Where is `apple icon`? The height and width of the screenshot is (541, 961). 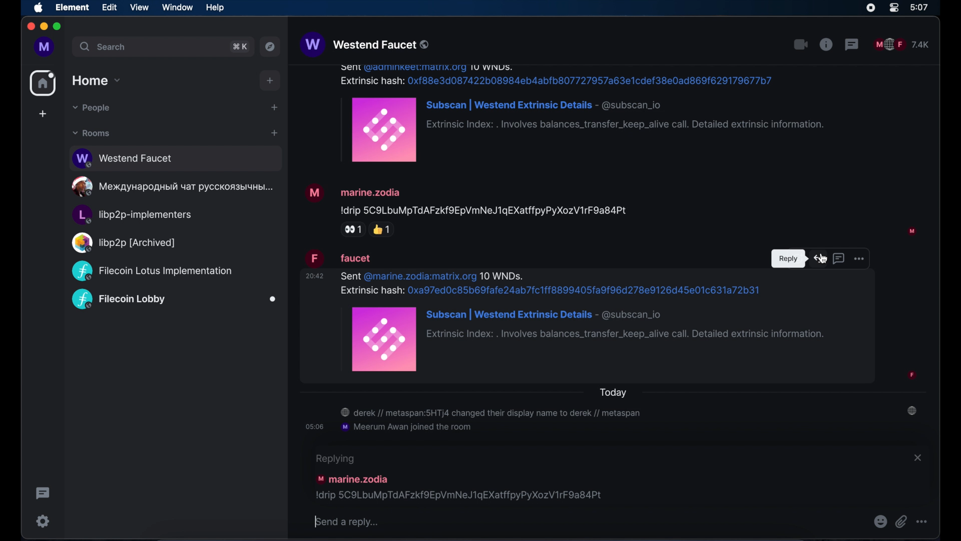 apple icon is located at coordinates (39, 9).